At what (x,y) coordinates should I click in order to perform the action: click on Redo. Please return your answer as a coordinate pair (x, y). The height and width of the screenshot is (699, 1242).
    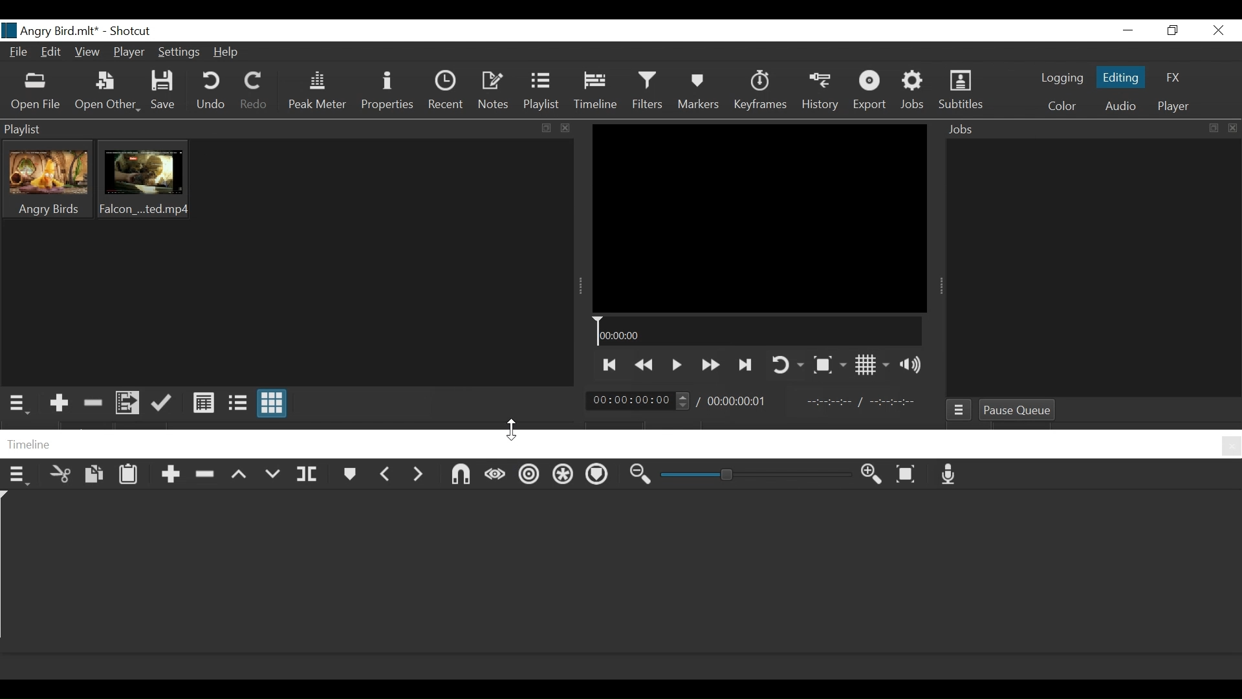
    Looking at the image, I should click on (255, 91).